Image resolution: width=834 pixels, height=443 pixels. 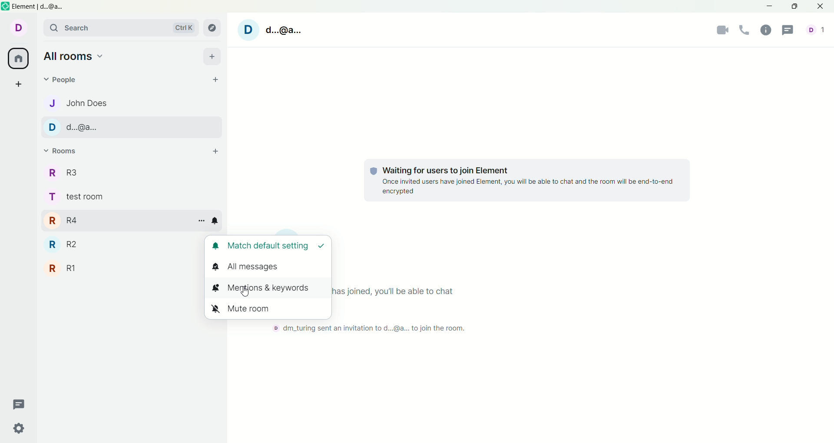 I want to click on all rooms, so click(x=76, y=56).